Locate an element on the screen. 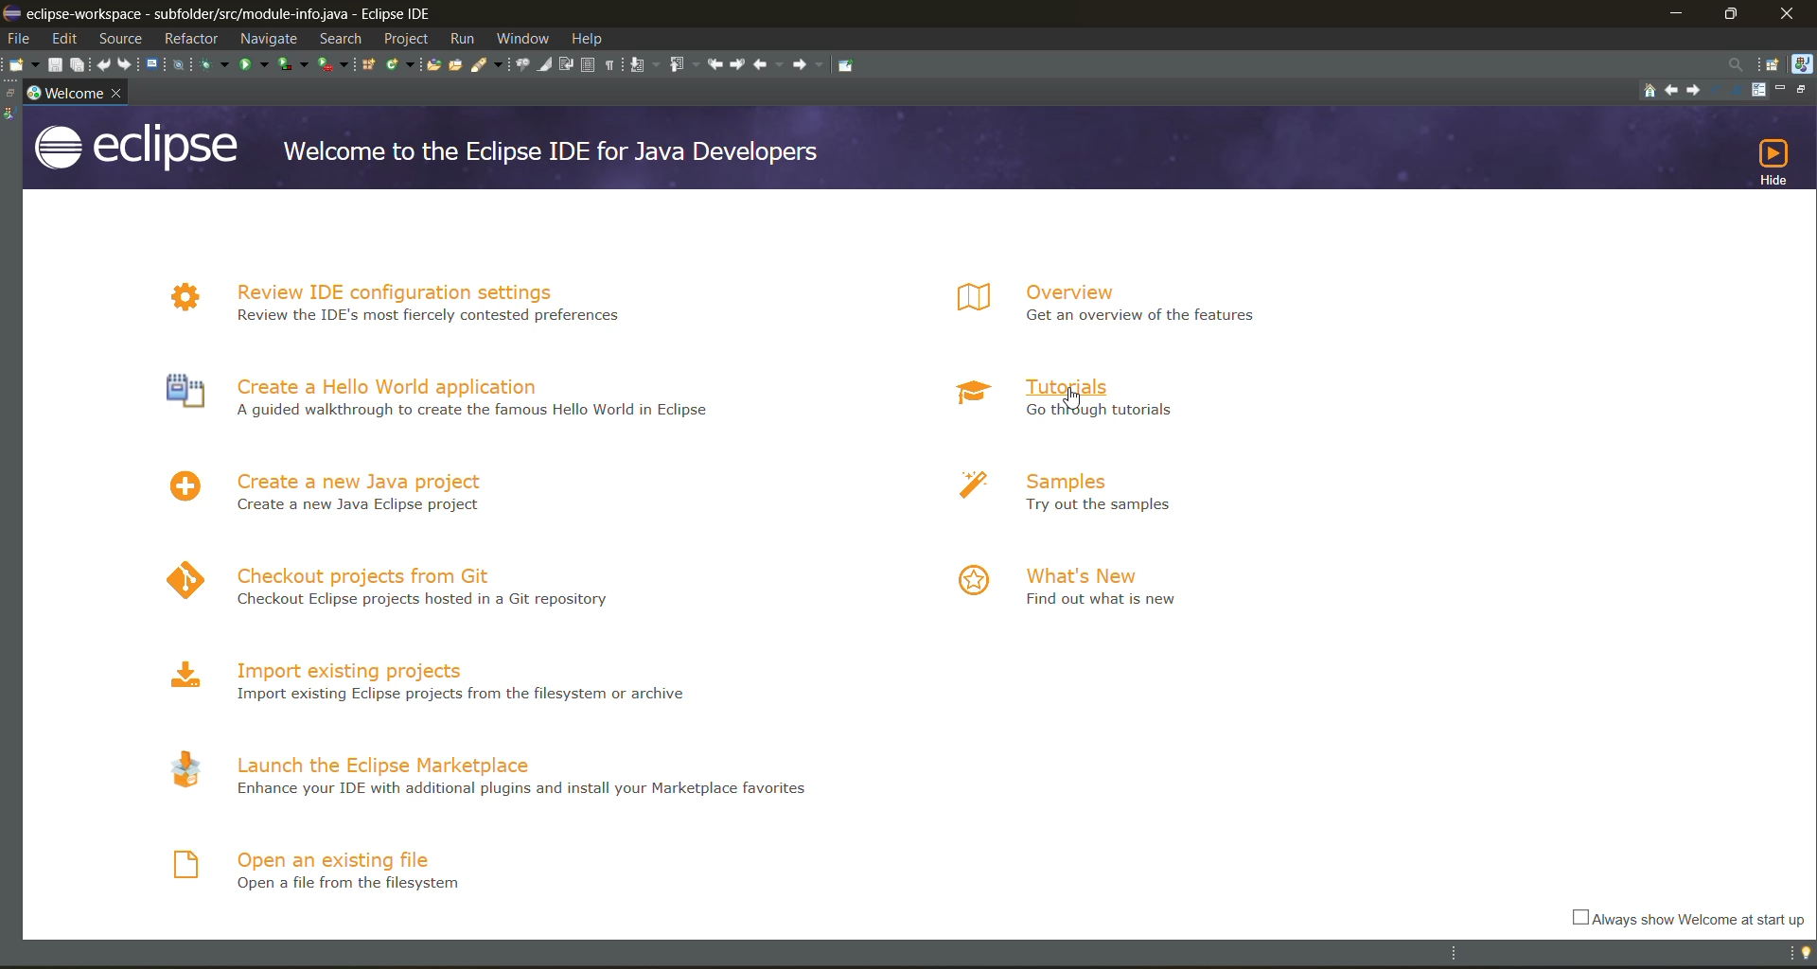 This screenshot has width=1817, height=969. java is located at coordinates (1801, 63).